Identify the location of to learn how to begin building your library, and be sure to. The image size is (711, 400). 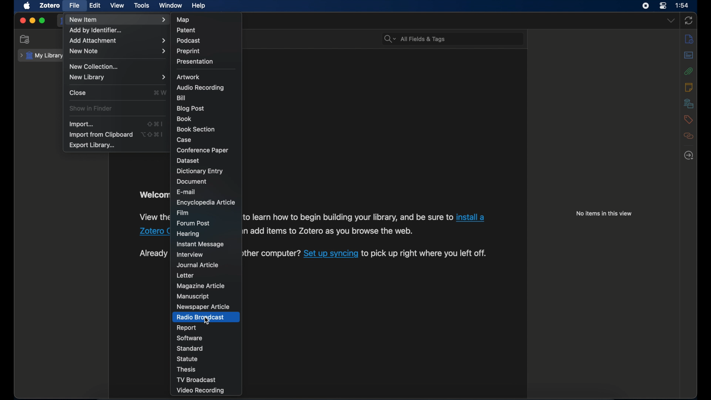
(348, 217).